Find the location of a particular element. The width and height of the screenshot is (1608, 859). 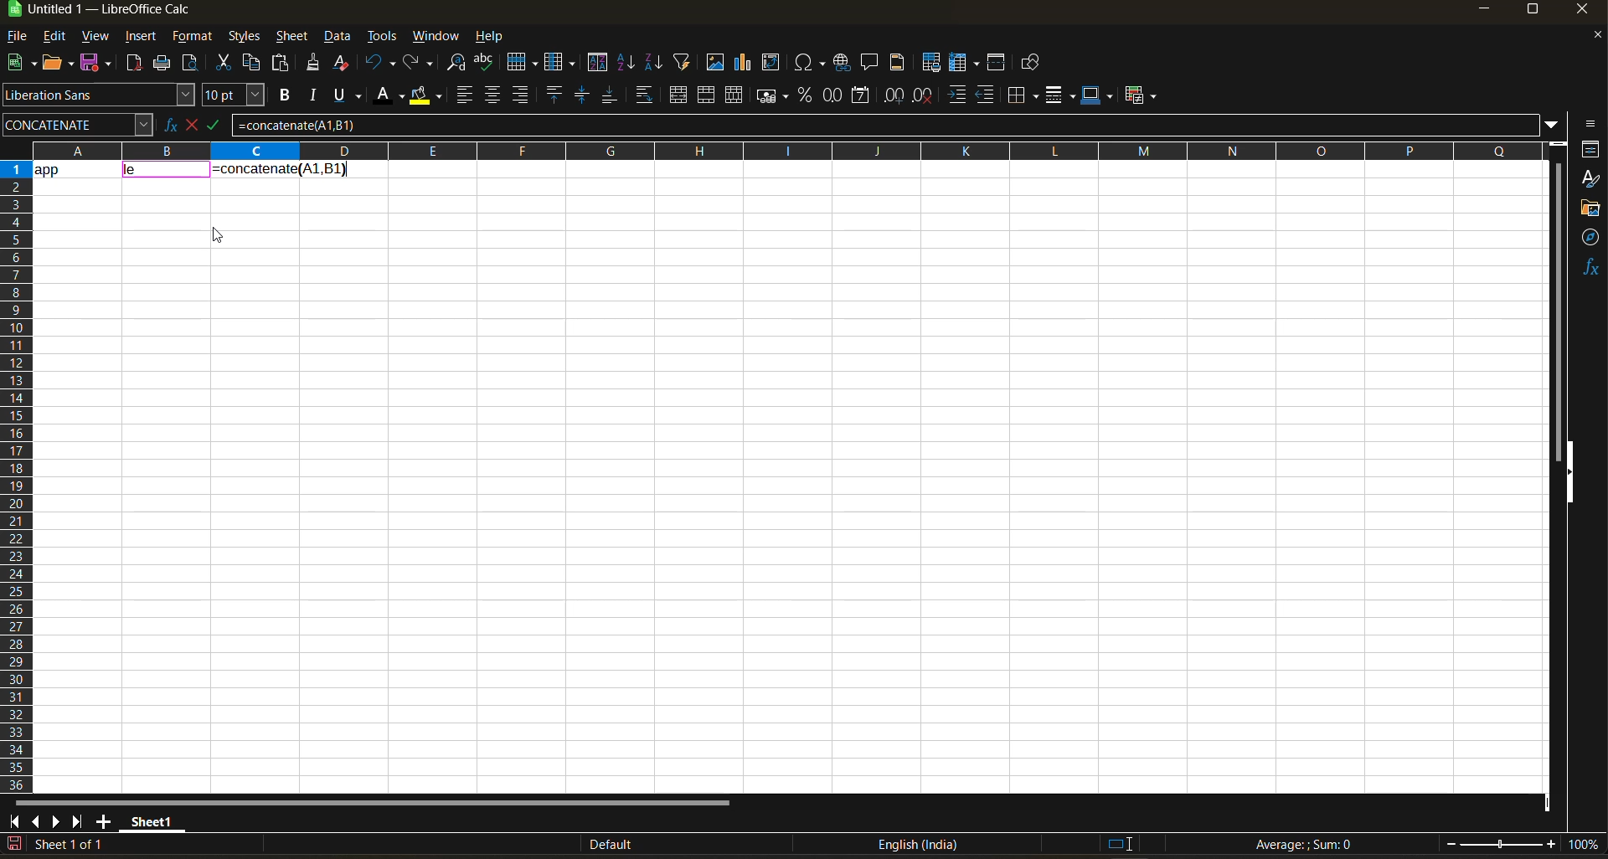

format as percent is located at coordinates (807, 95).